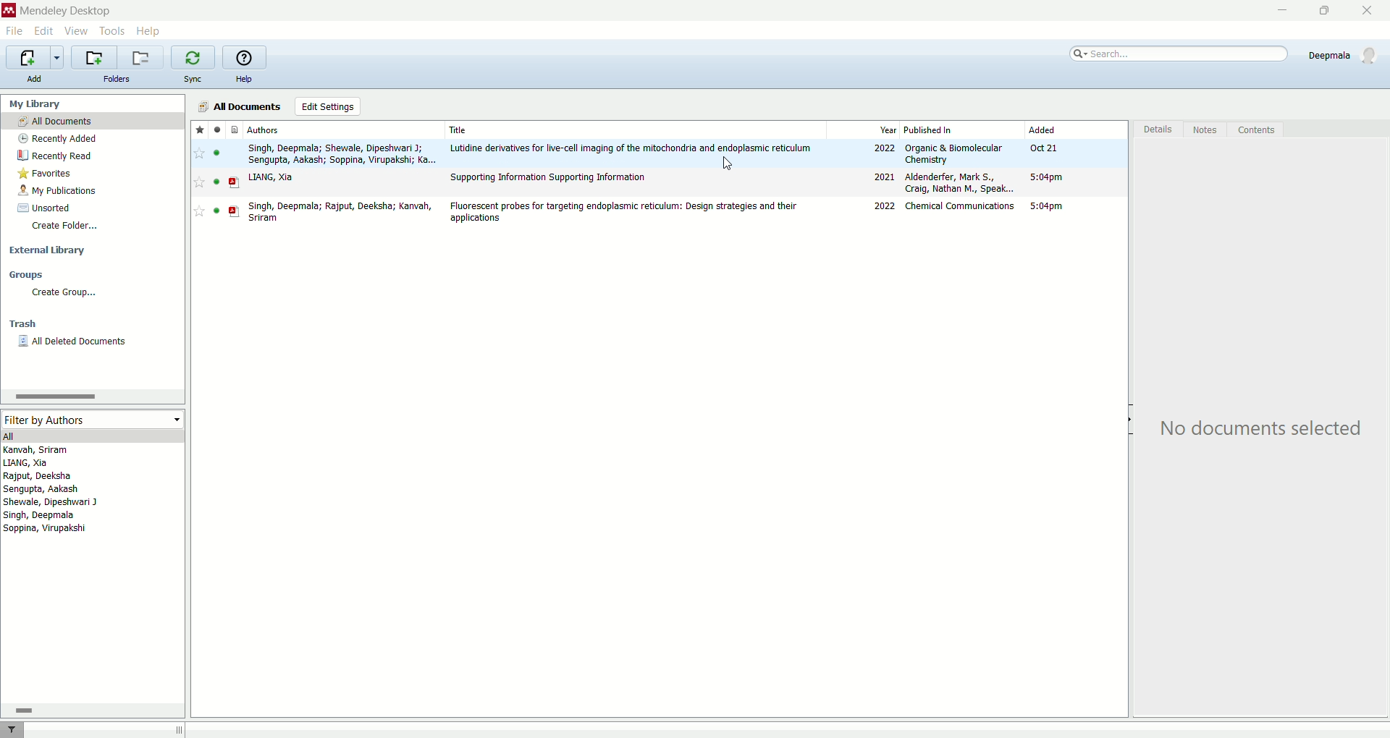 The height and width of the screenshot is (738, 1390). I want to click on remove current folder, so click(140, 57).